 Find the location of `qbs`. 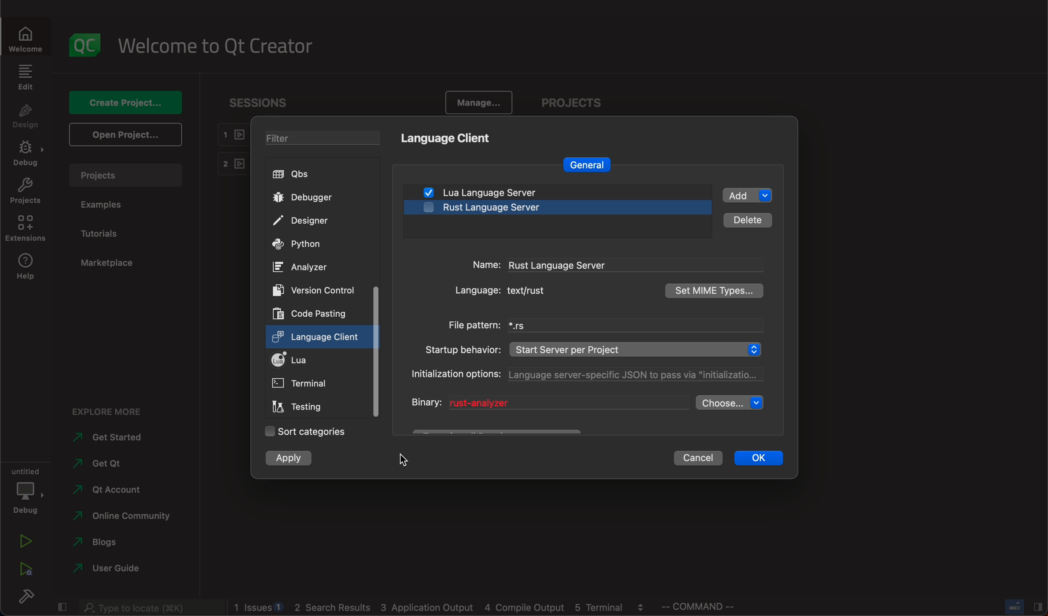

qbs is located at coordinates (302, 175).